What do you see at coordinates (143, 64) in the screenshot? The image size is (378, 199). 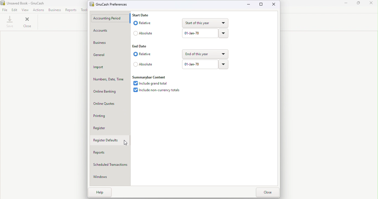 I see `Absolutely` at bounding box center [143, 64].